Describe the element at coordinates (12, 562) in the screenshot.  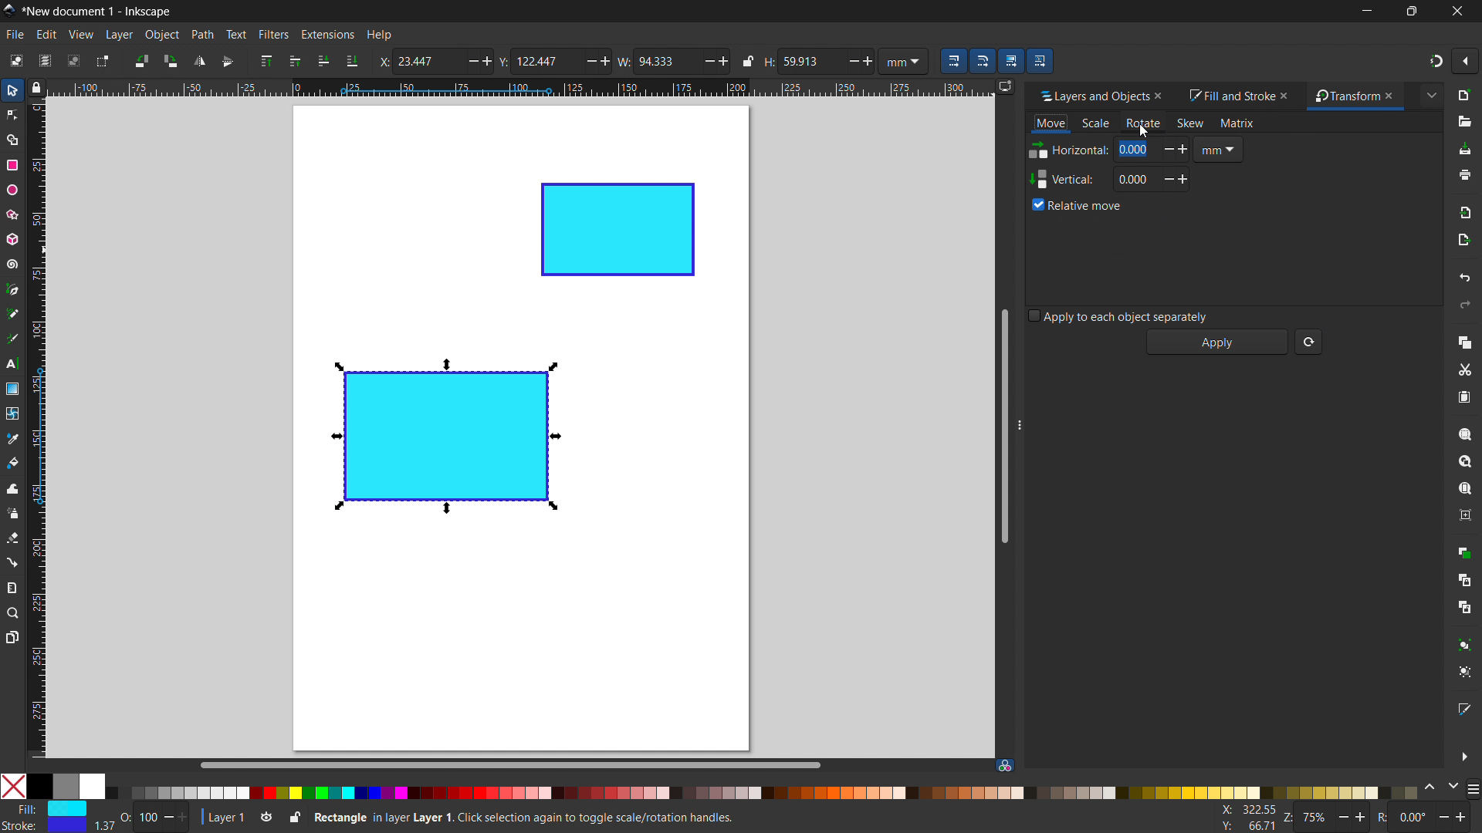
I see `connector tool` at that location.